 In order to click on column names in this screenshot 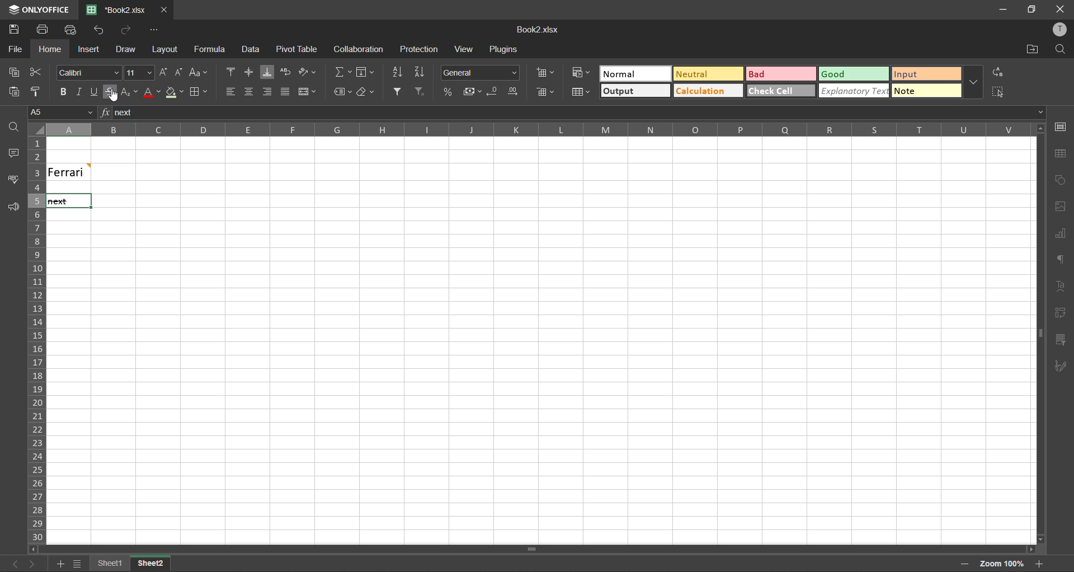, I will do `click(531, 129)`.